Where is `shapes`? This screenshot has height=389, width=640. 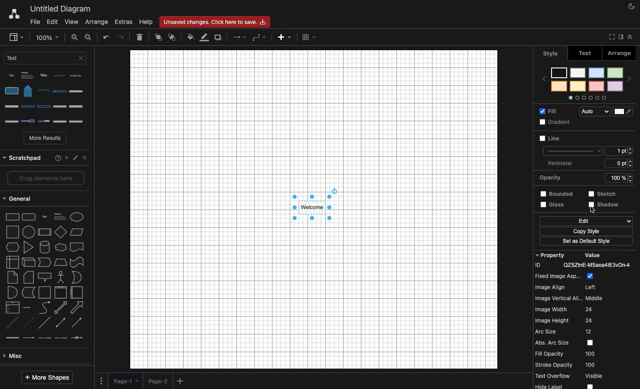 shapes is located at coordinates (48, 214).